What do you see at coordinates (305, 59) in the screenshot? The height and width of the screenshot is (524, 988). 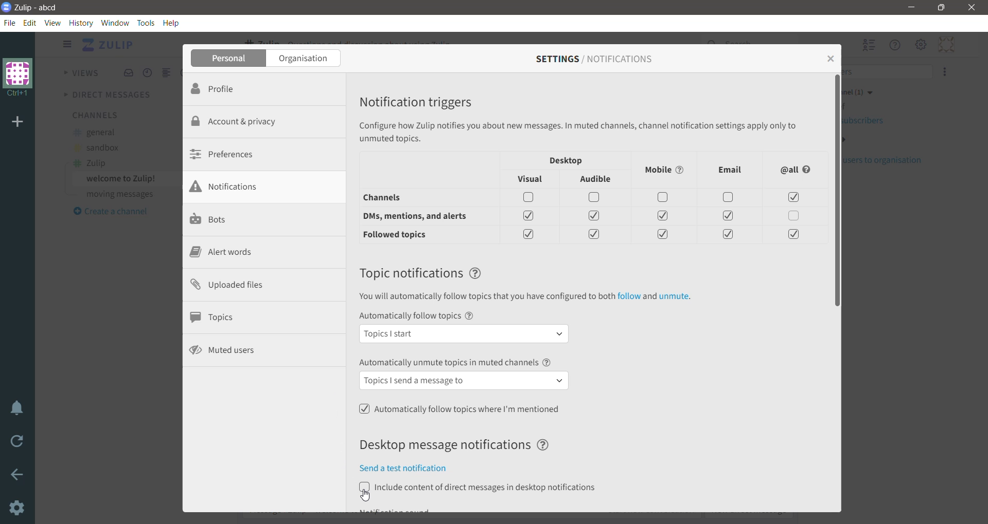 I see `Organisation` at bounding box center [305, 59].